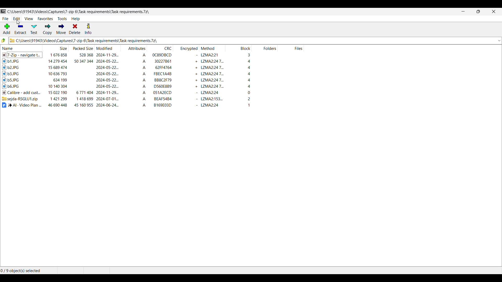 This screenshot has height=282, width=502. Describe the element at coordinates (75, 29) in the screenshot. I see `Delete` at that location.